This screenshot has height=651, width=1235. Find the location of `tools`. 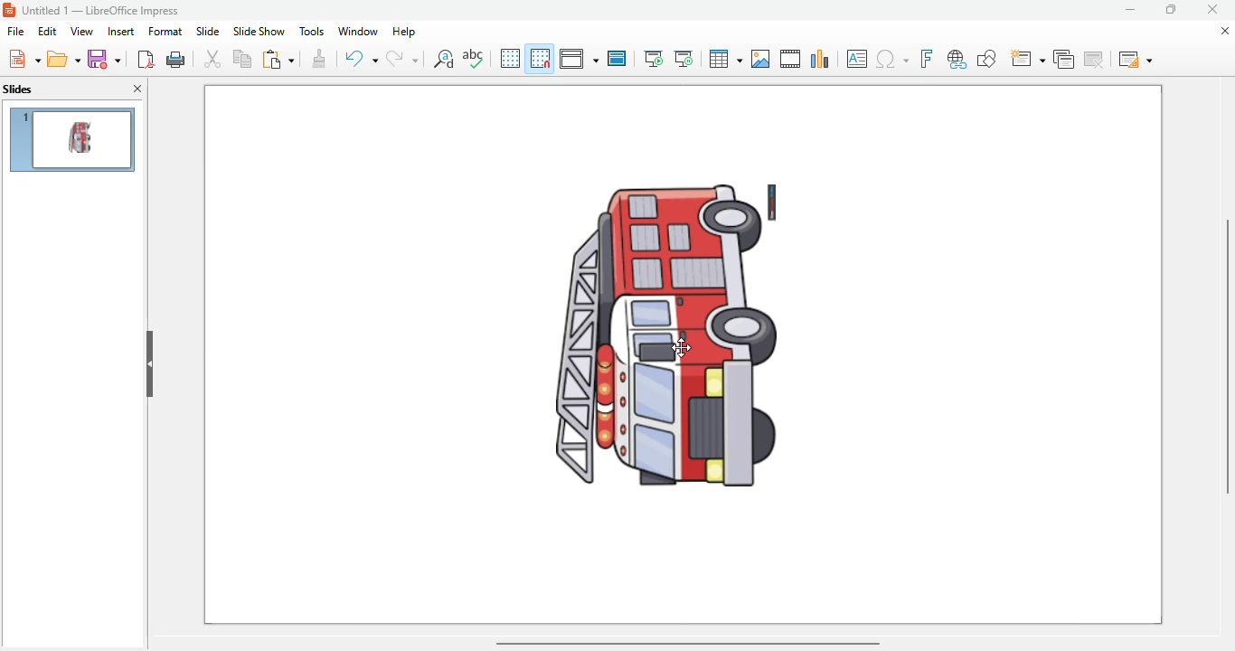

tools is located at coordinates (311, 31).